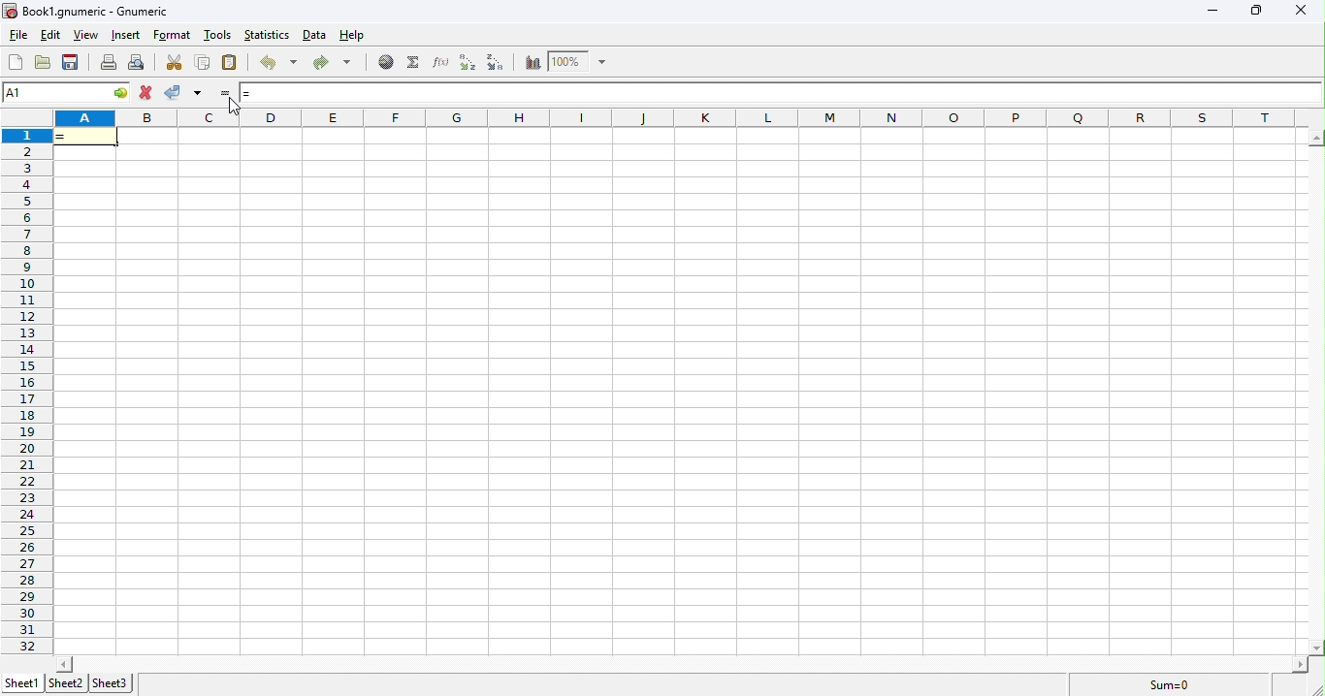  Describe the element at coordinates (583, 61) in the screenshot. I see `zoom` at that location.